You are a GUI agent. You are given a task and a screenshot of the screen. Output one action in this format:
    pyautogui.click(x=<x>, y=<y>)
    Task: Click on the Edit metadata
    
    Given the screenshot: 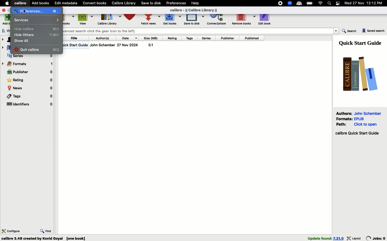 What is the action you would take?
    pyautogui.click(x=66, y=3)
    